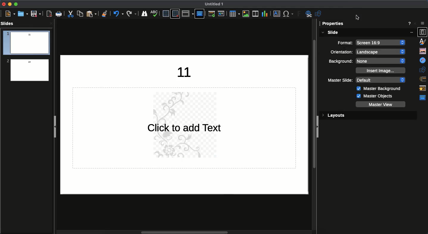 This screenshot has width=428, height=234. Describe the element at coordinates (276, 14) in the screenshot. I see `Textbox` at that location.